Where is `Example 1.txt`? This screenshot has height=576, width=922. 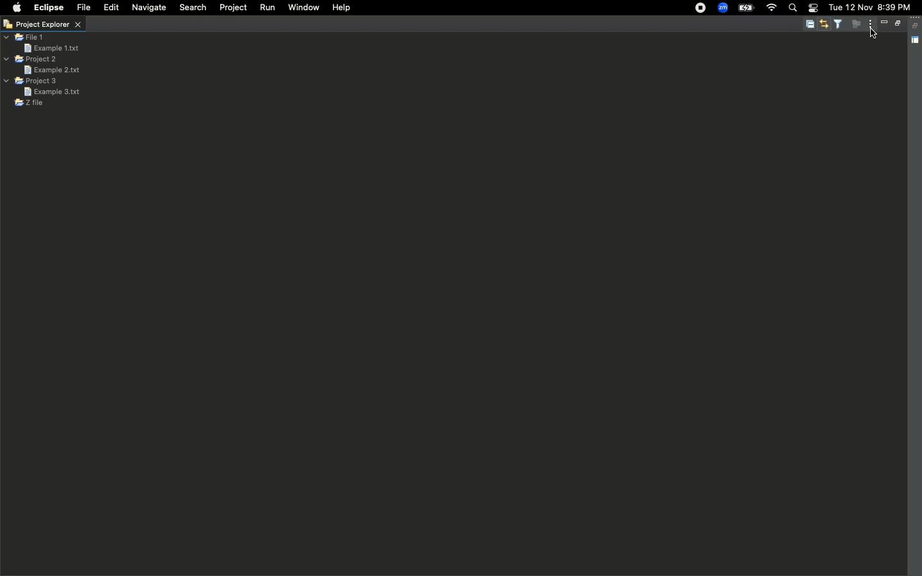
Example 1.txt is located at coordinates (51, 47).